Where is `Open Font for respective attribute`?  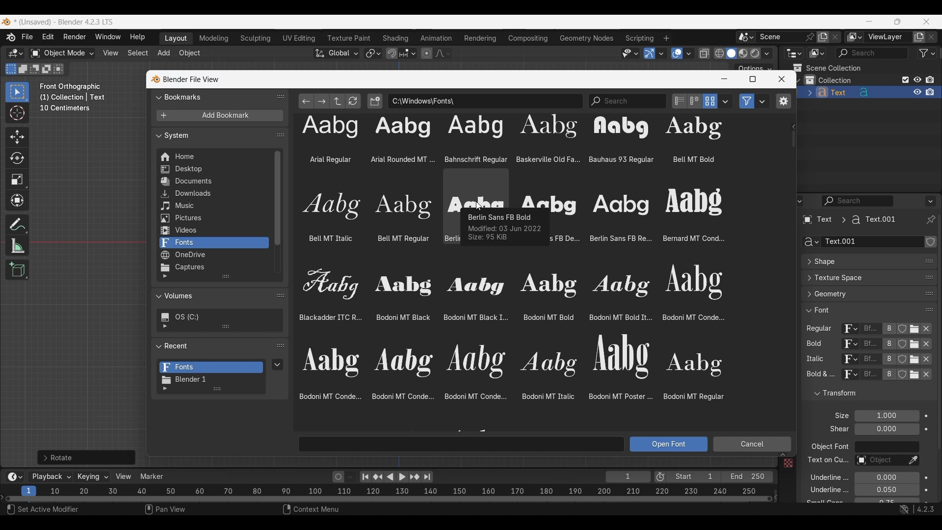
Open Font for respective attribute is located at coordinates (915, 330).